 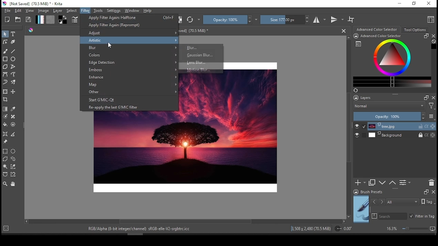 I want to click on more options, so click(x=432, y=117).